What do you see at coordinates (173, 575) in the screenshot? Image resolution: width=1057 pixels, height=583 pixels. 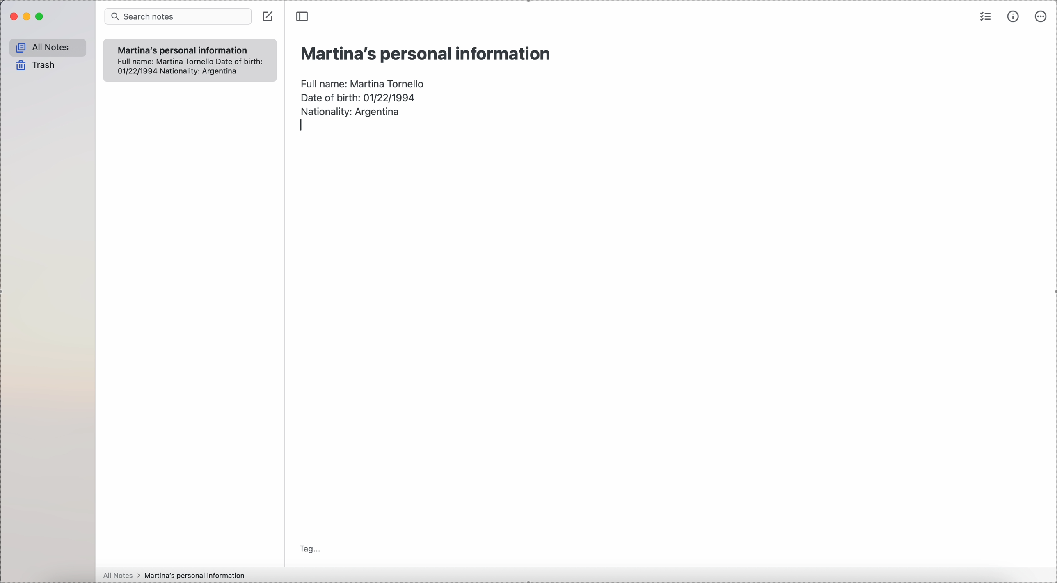 I see `all notes > Martina's personal information` at bounding box center [173, 575].